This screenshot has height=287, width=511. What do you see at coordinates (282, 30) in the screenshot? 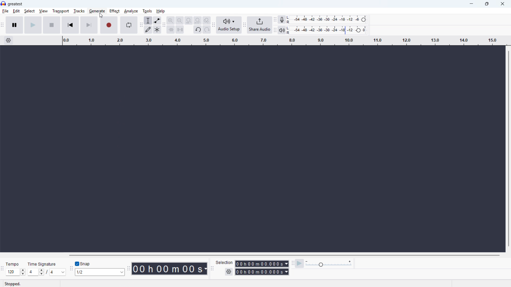
I see `playback meter` at bounding box center [282, 30].